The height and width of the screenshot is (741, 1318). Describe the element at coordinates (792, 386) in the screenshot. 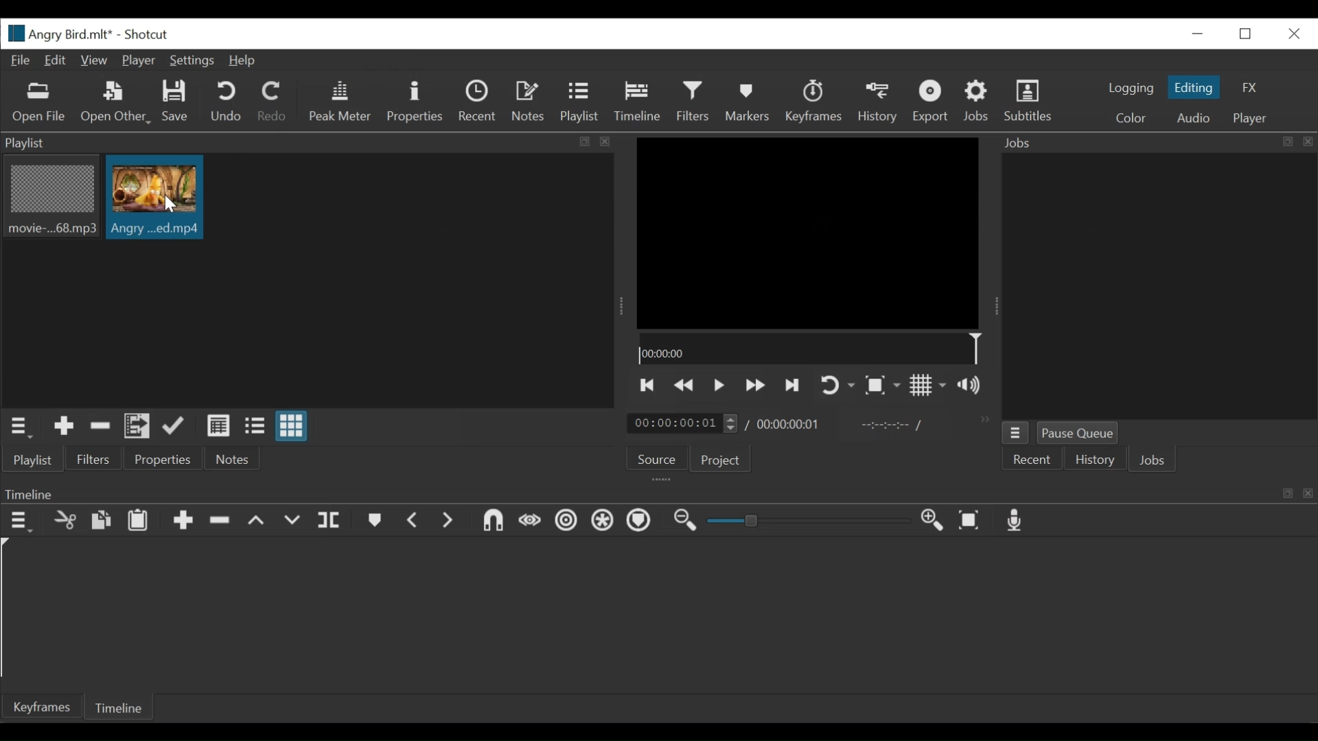

I see `Skip to the next point` at that location.